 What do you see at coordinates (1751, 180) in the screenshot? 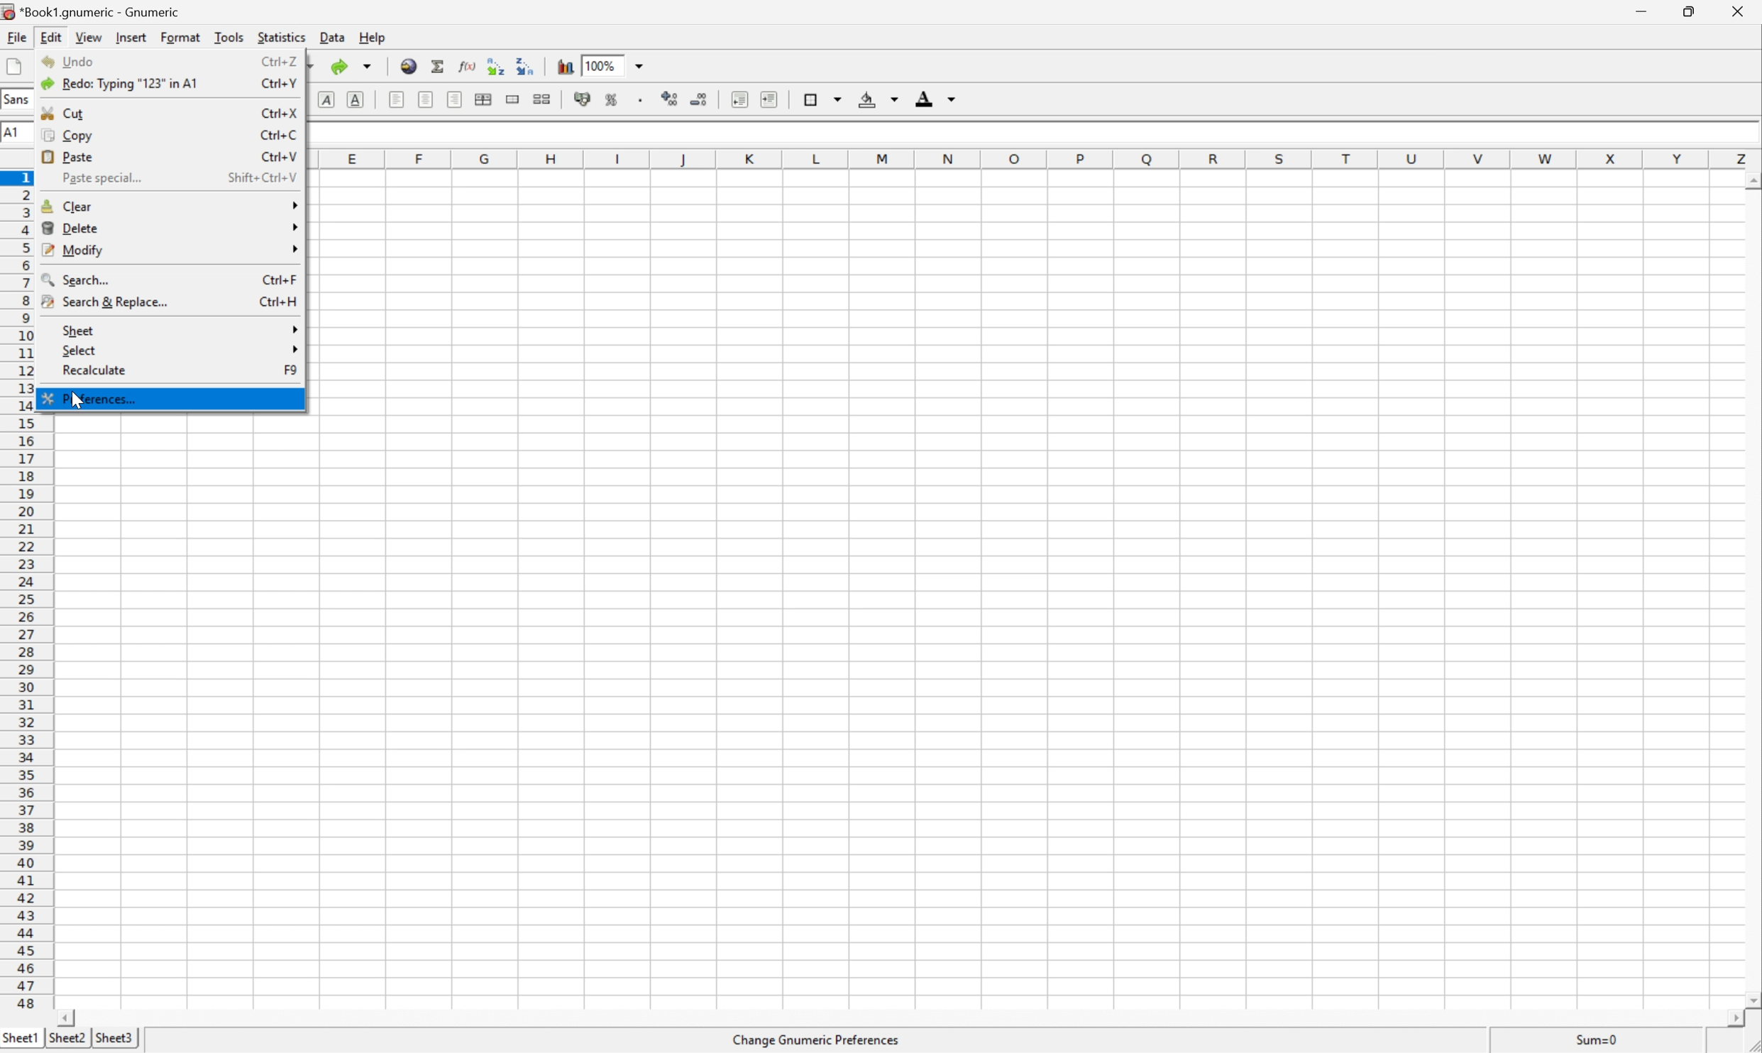
I see `scroll up` at bounding box center [1751, 180].